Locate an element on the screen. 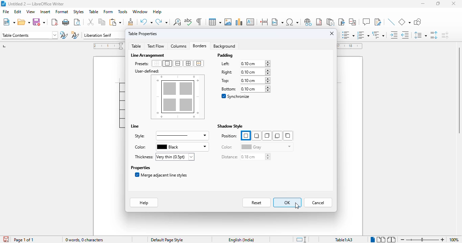 The image size is (462, 243). show track changes functions is located at coordinates (378, 22).